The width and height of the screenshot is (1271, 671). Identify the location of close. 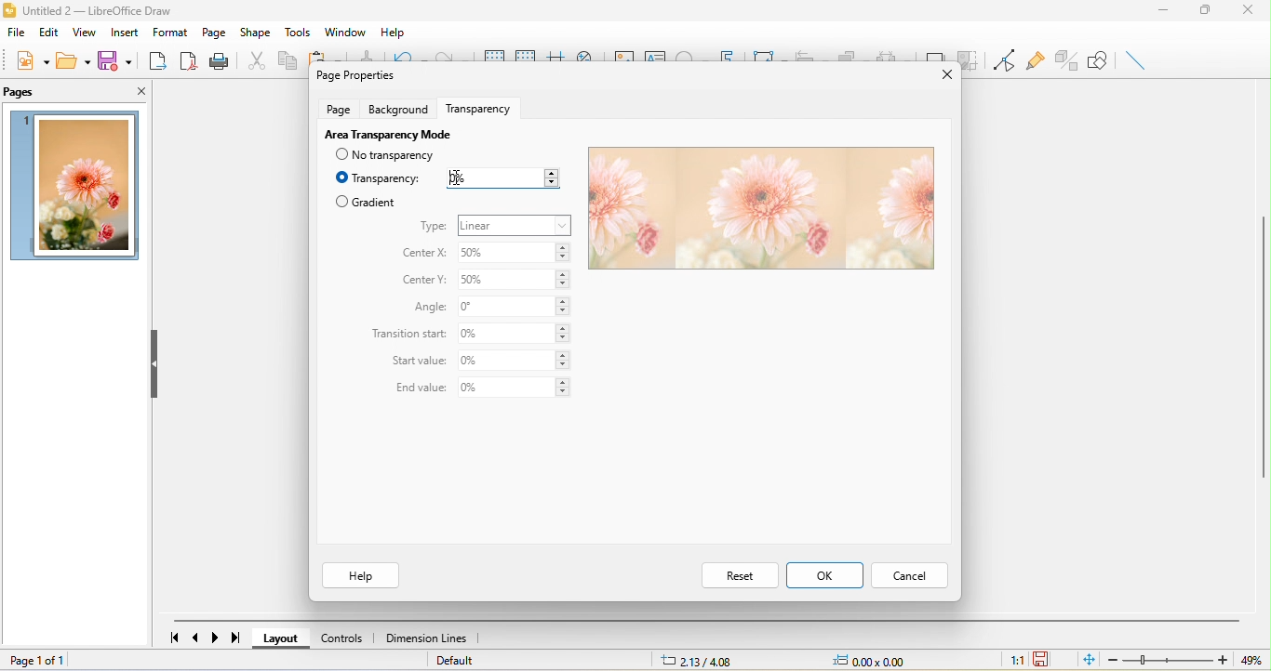
(1252, 13).